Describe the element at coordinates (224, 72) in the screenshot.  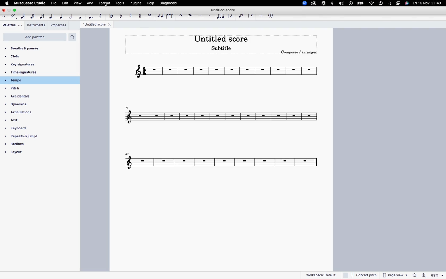
I see `score` at that location.